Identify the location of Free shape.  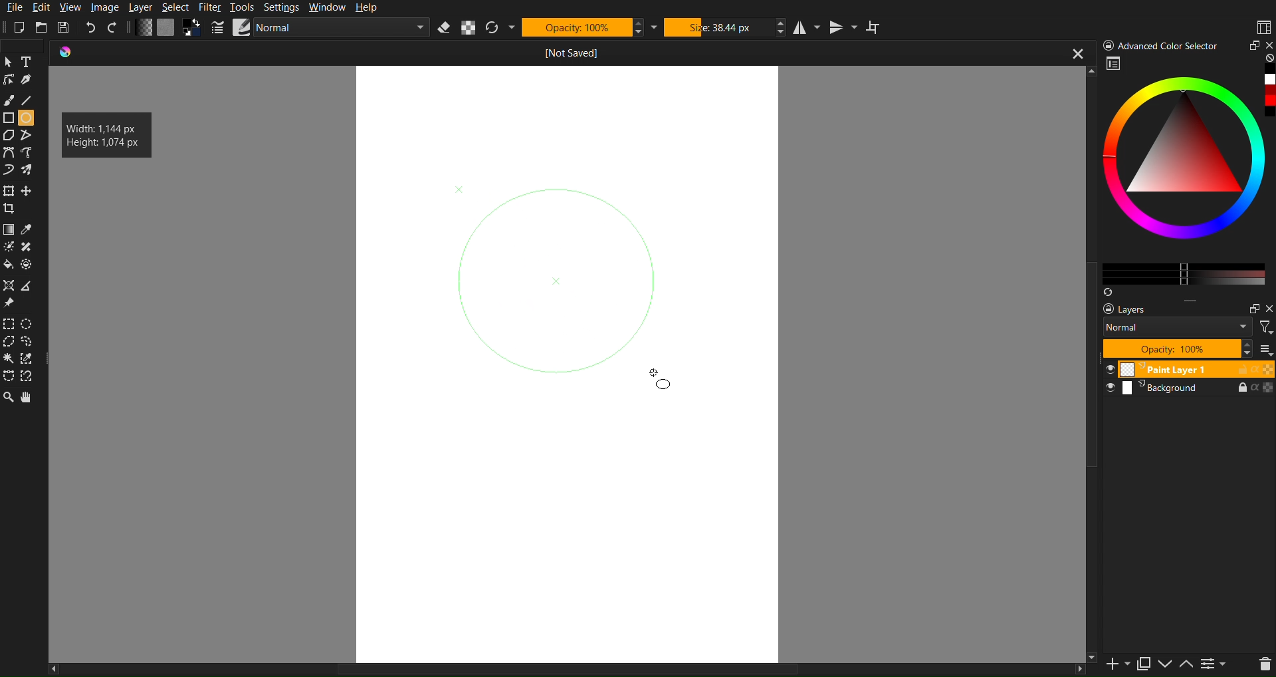
(9, 376).